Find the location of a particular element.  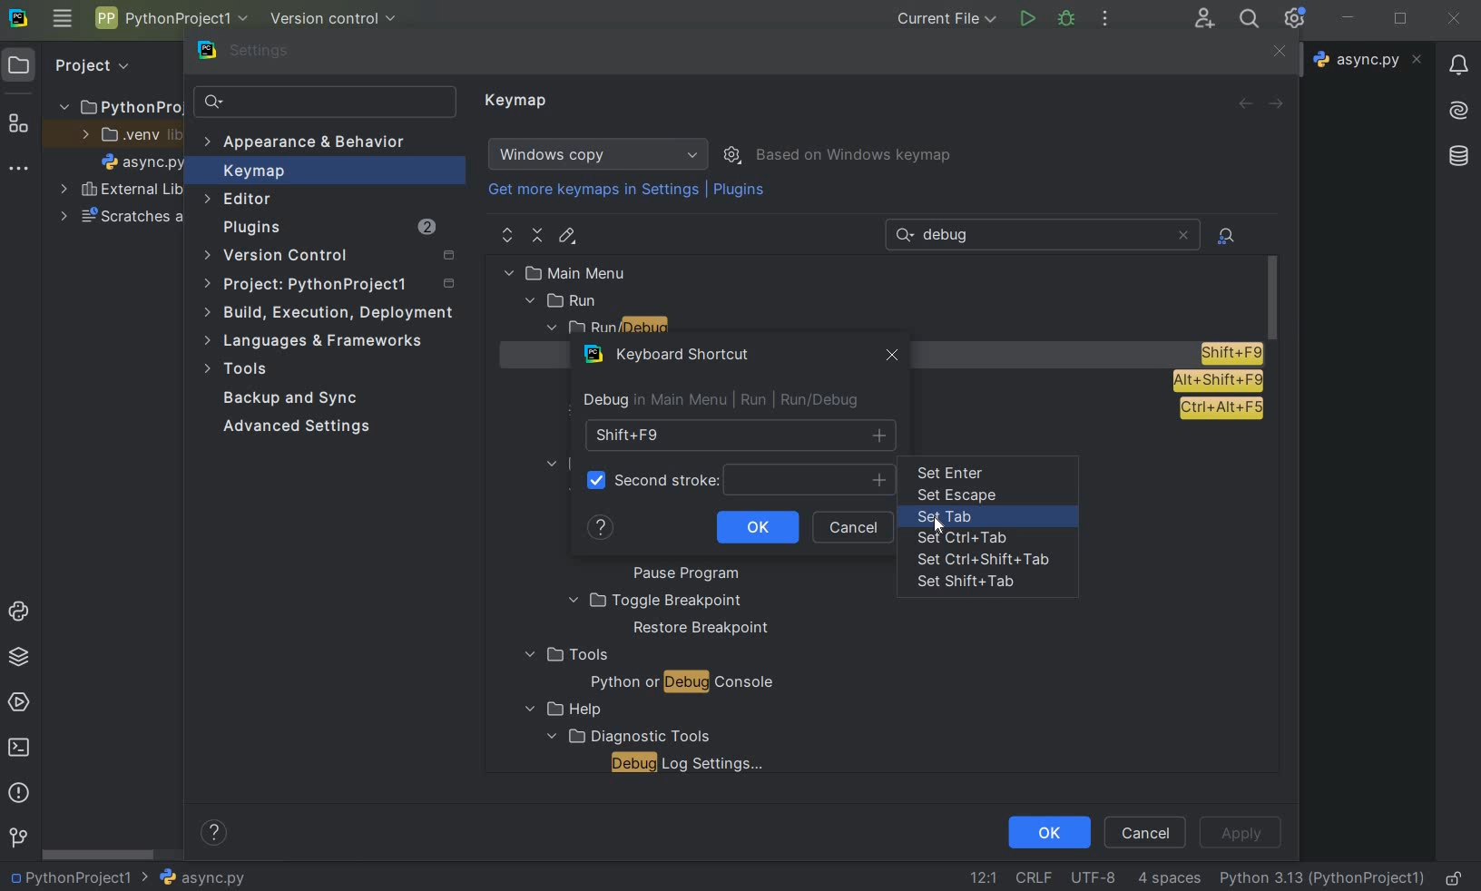

set shift+tab is located at coordinates (967, 584).